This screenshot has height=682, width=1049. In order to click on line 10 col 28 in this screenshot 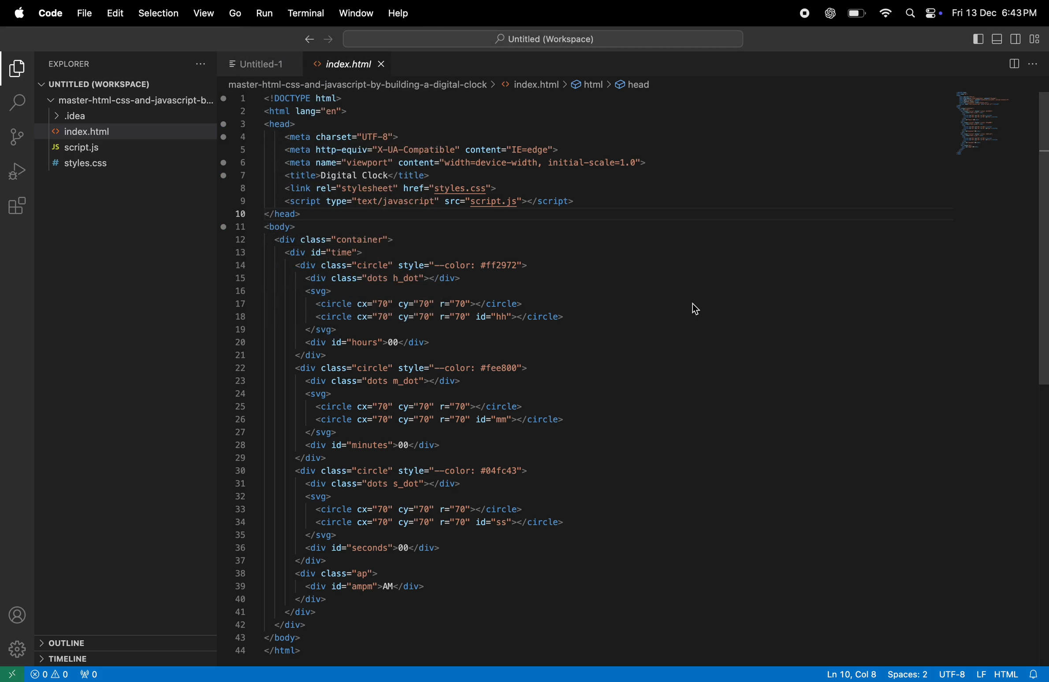, I will do `click(852, 674)`.